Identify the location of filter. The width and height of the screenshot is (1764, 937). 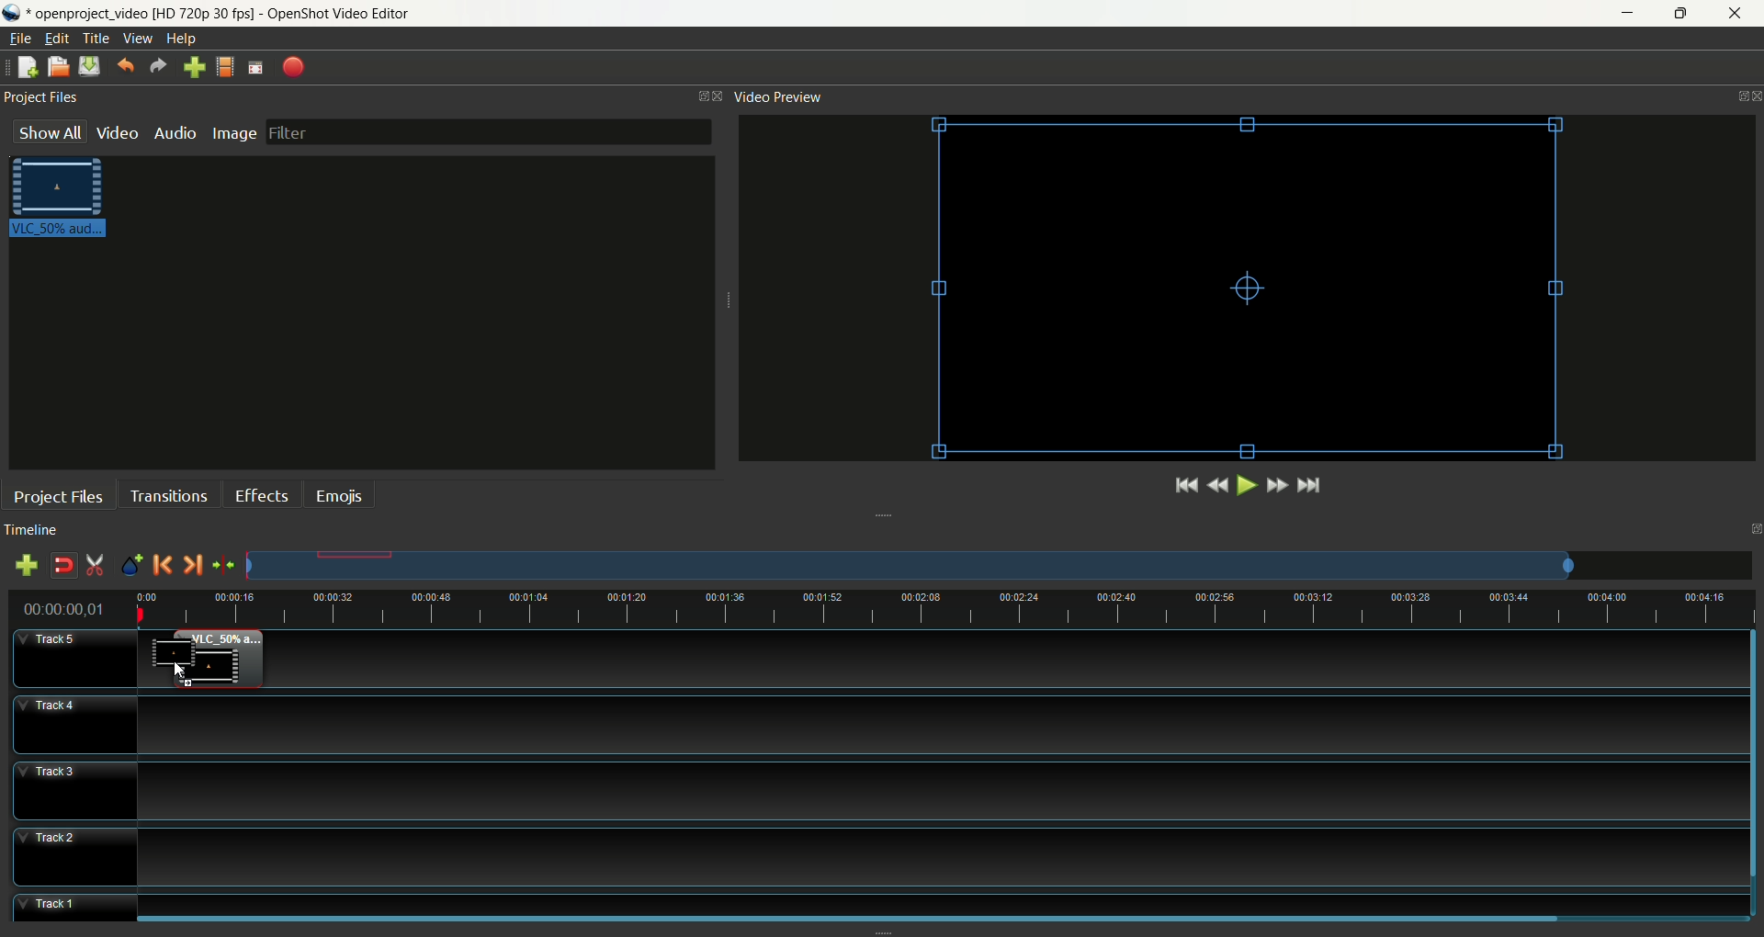
(491, 131).